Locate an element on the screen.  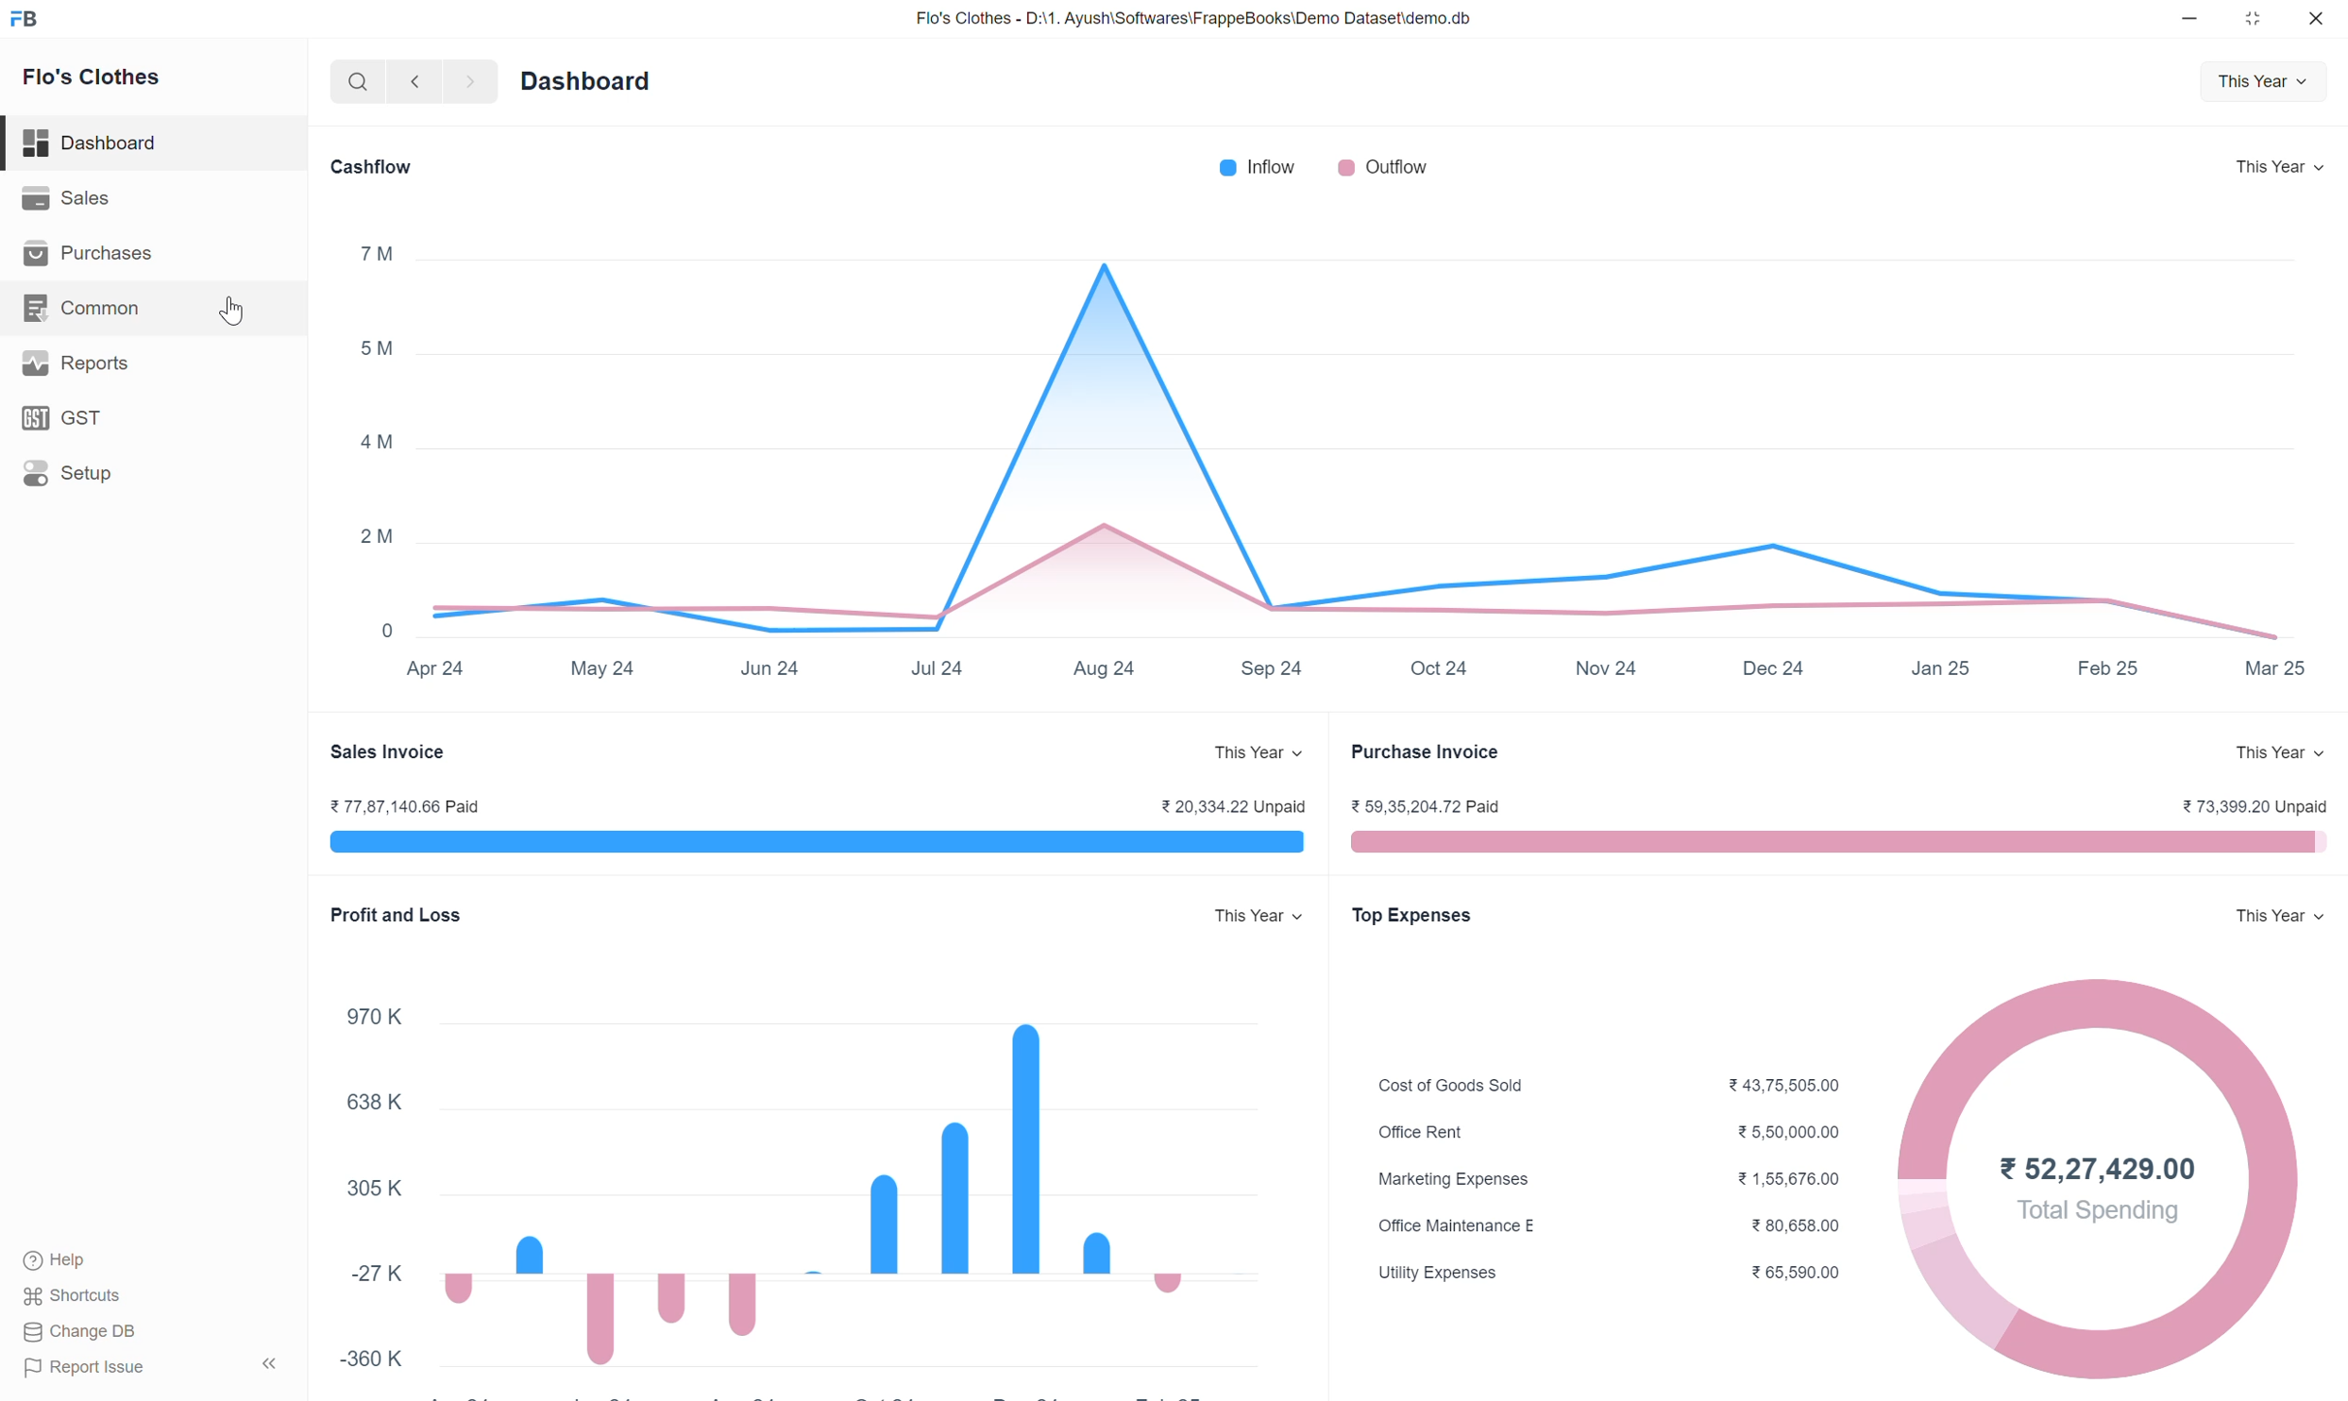
time series graph is located at coordinates (1325, 458).